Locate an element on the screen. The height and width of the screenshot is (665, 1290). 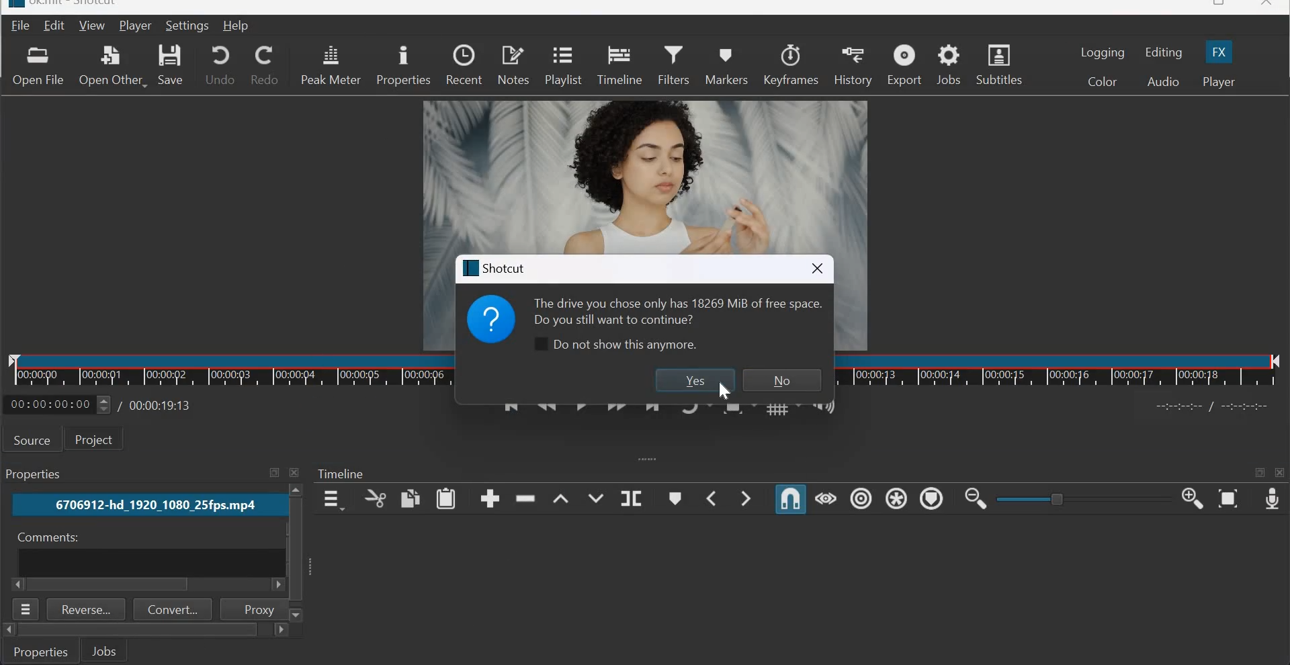
Save is located at coordinates (173, 64).